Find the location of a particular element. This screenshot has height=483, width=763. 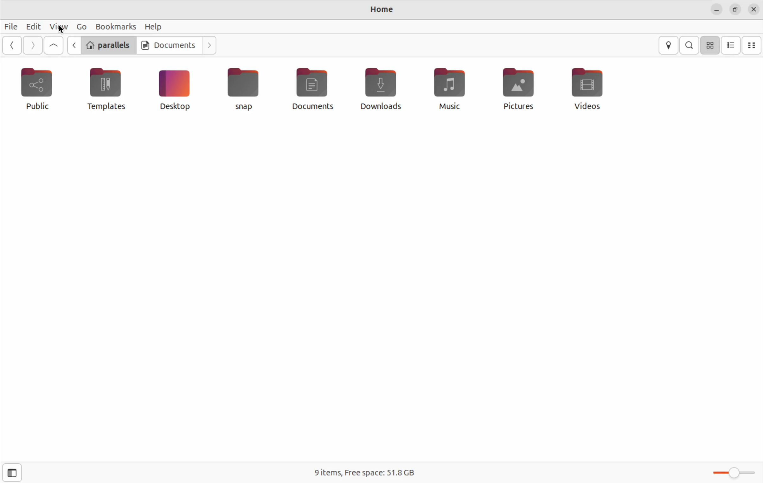

documents is located at coordinates (314, 90).